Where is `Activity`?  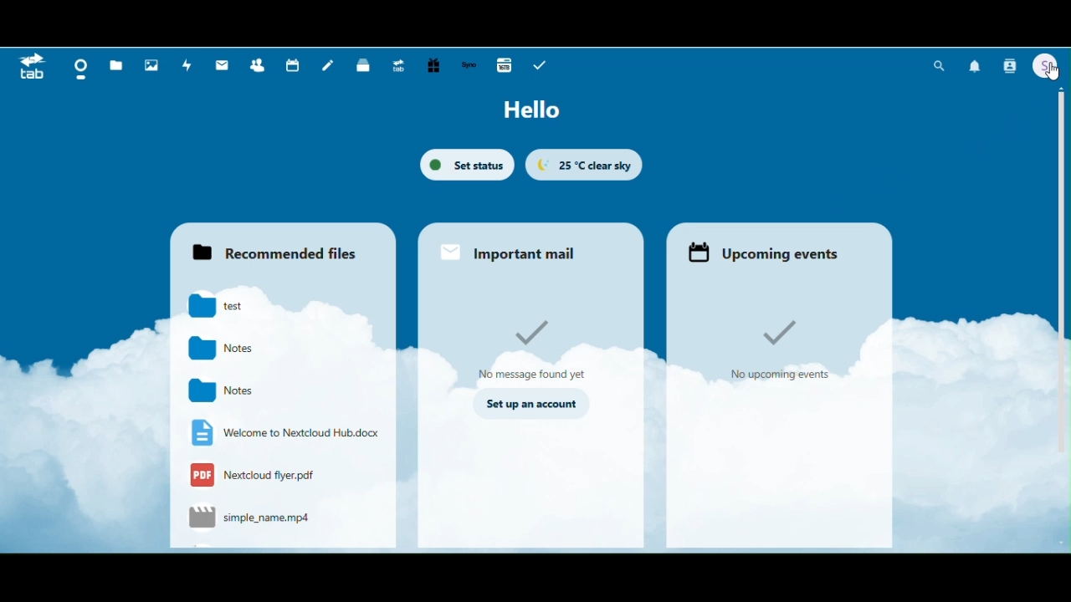
Activity is located at coordinates (187, 67).